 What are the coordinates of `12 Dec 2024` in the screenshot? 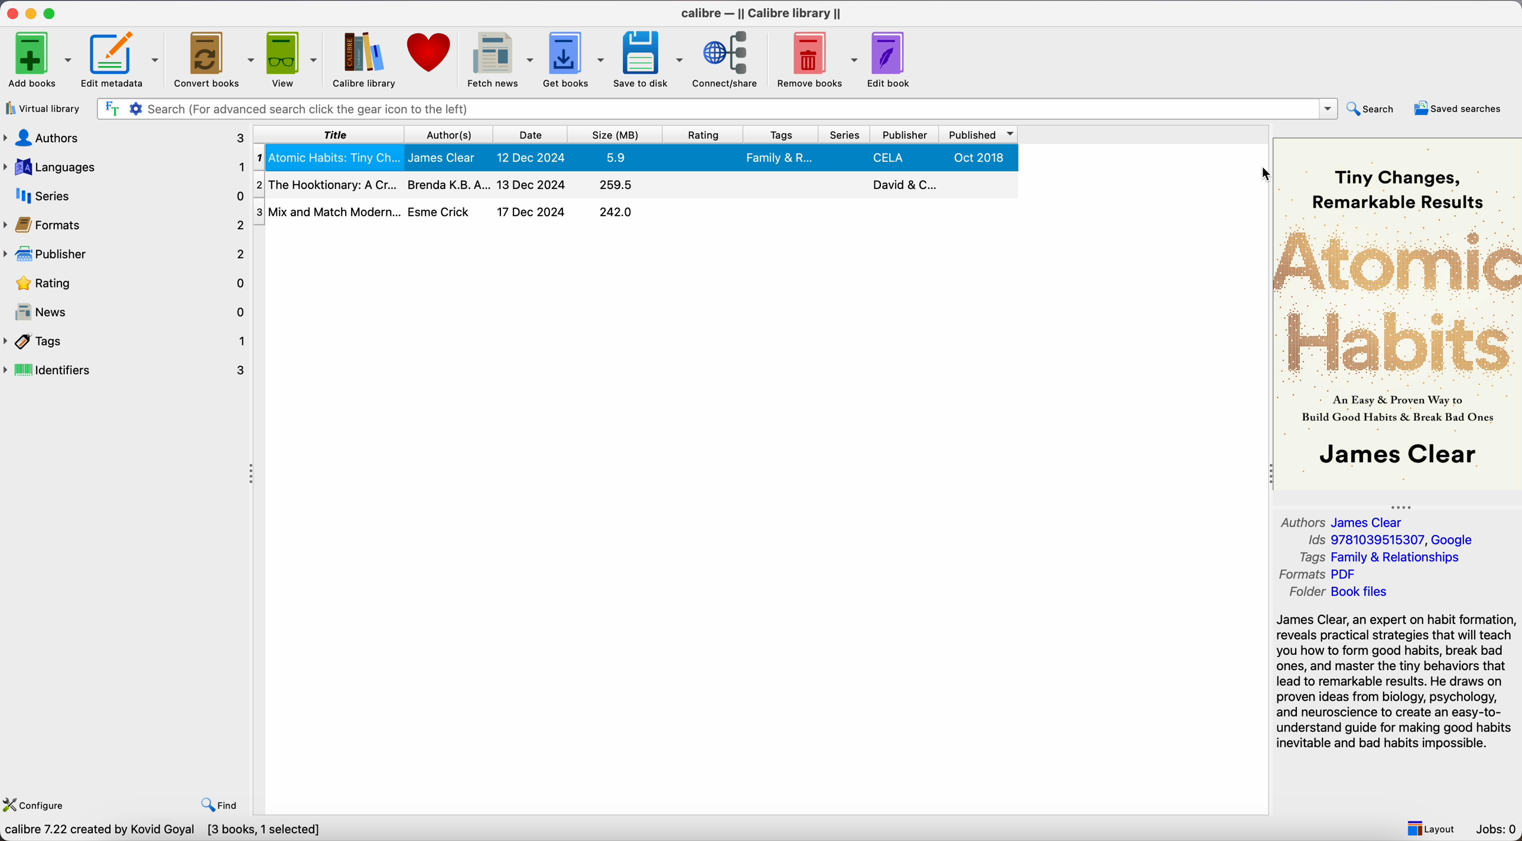 It's located at (531, 156).